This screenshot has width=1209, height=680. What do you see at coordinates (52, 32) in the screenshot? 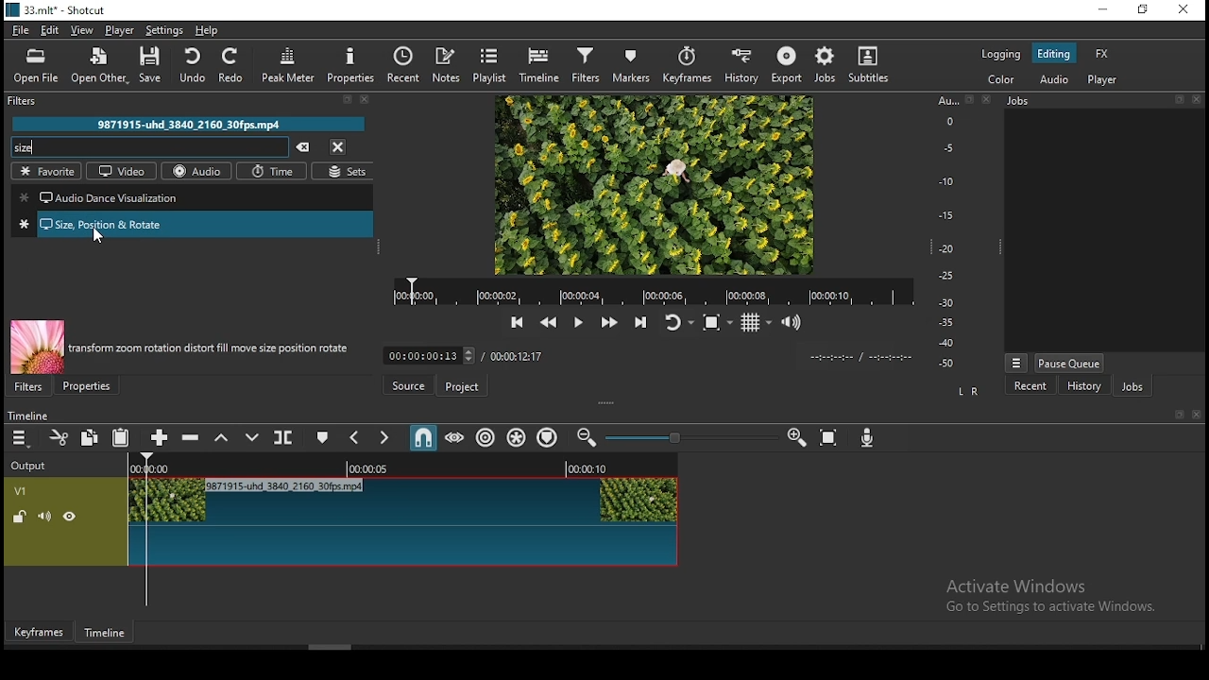
I see `edit` at bounding box center [52, 32].